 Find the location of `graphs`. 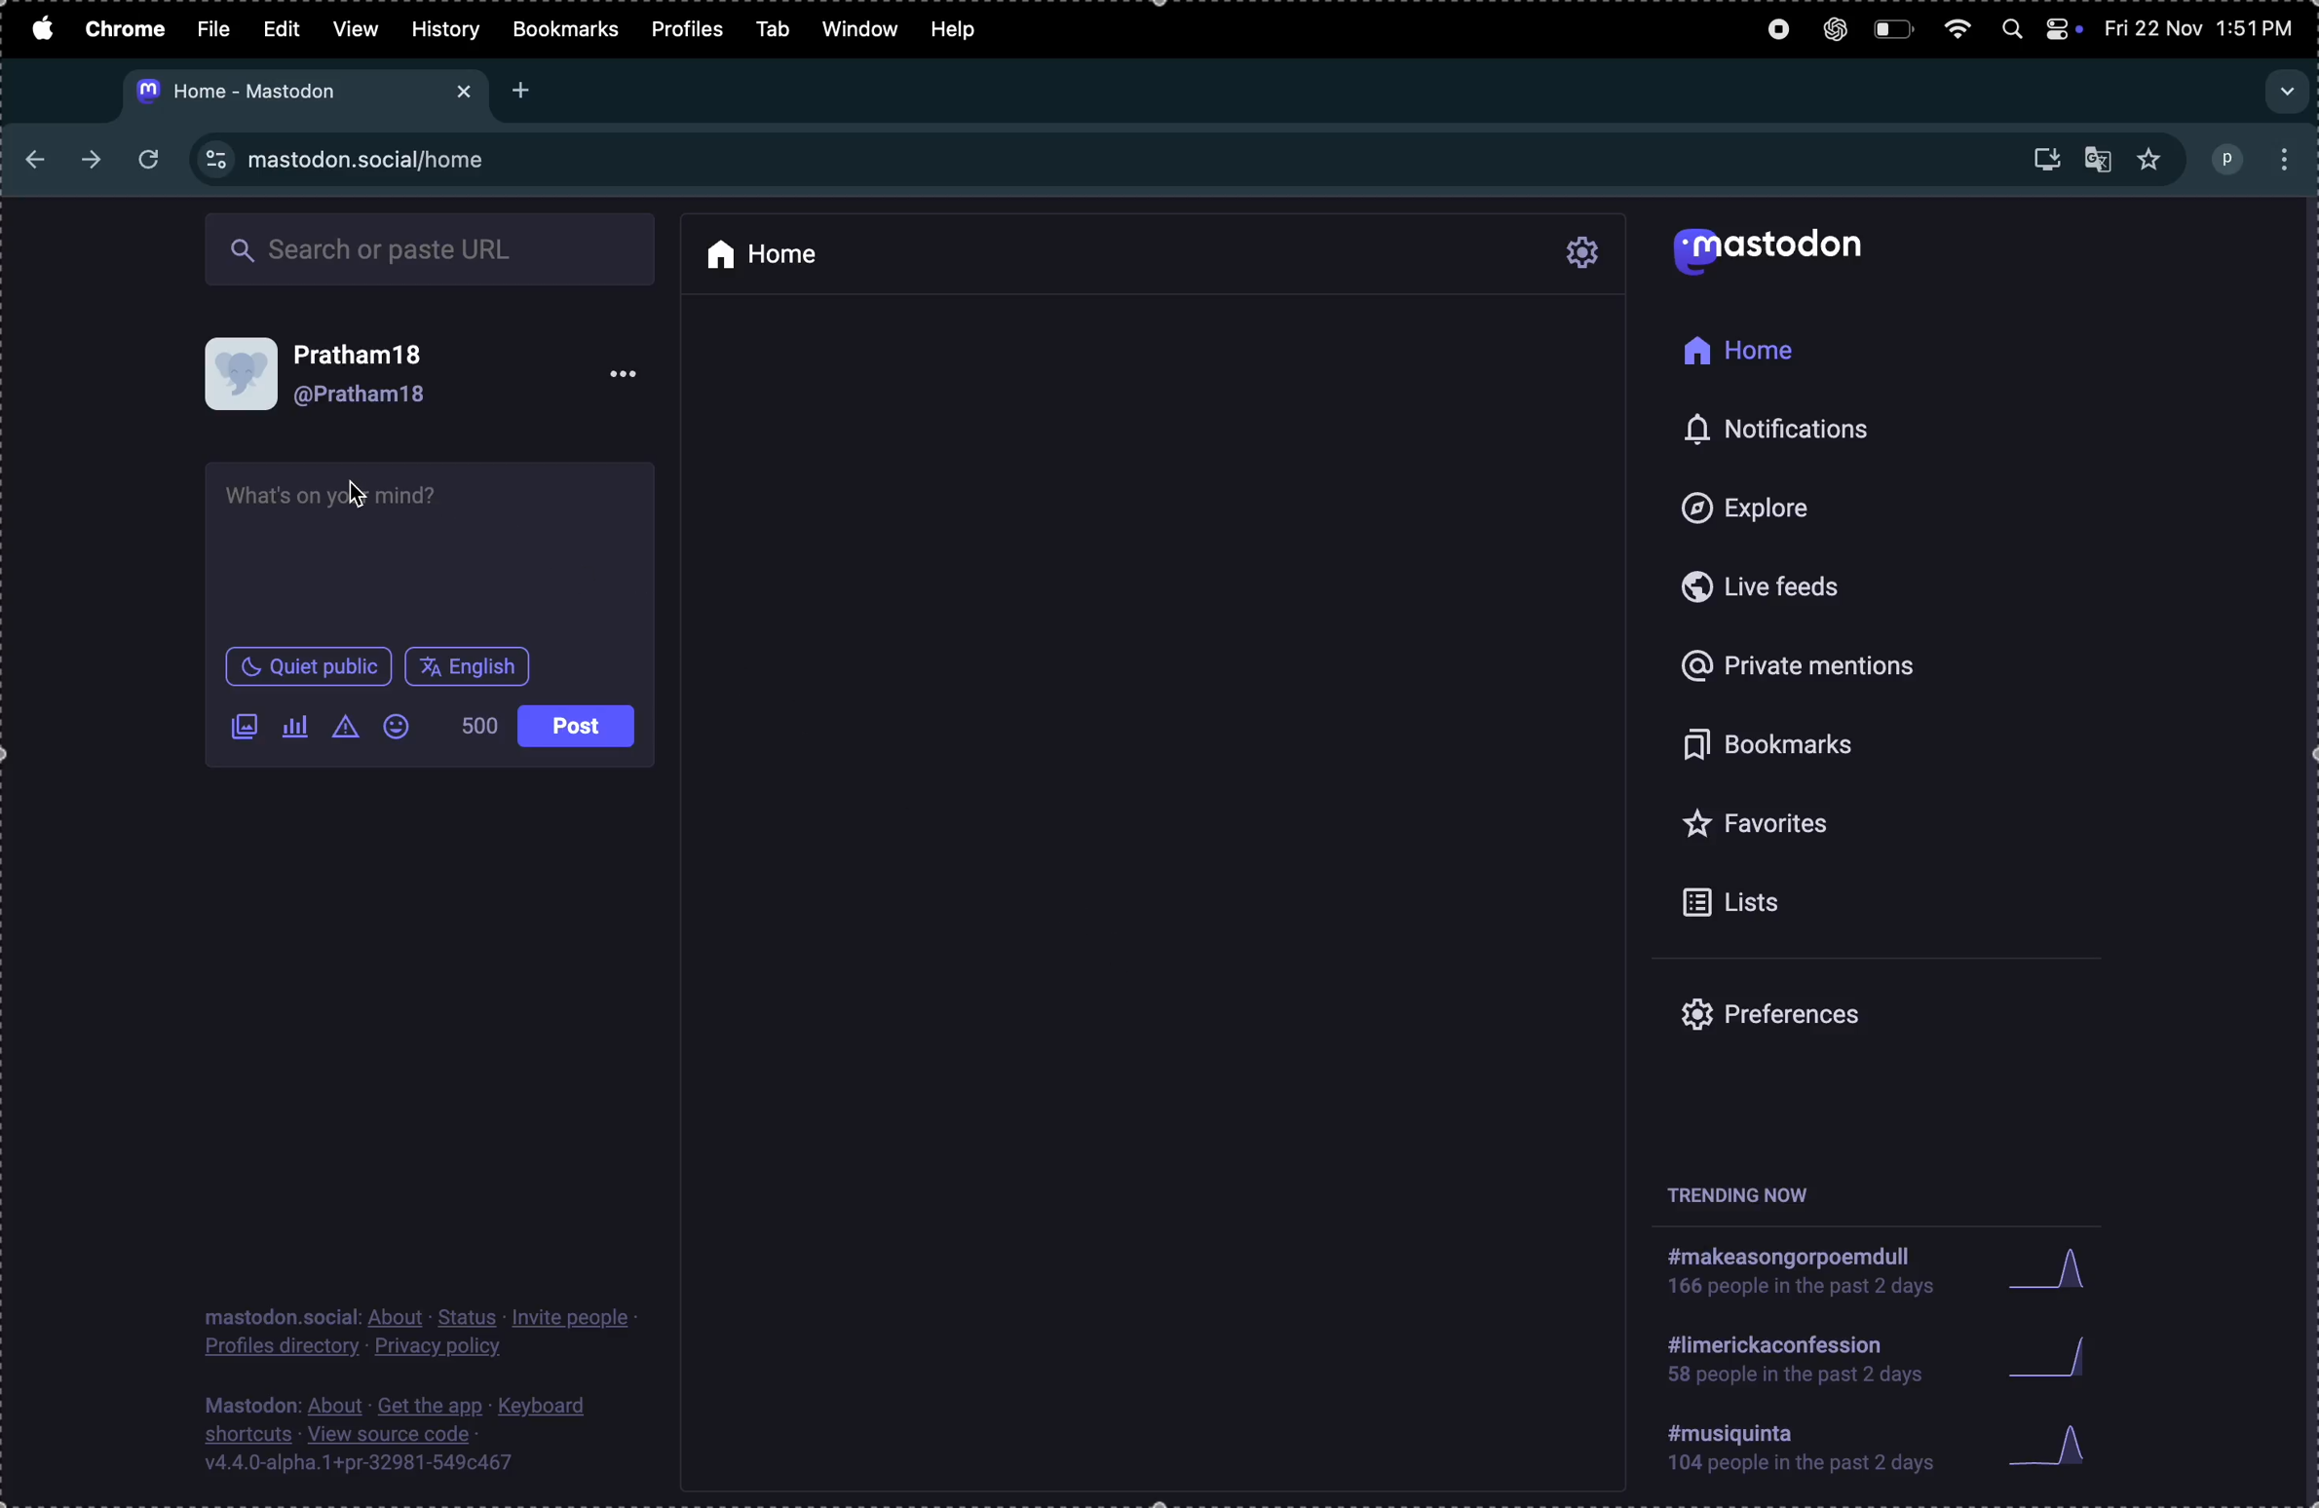

graphs is located at coordinates (2047, 1448).